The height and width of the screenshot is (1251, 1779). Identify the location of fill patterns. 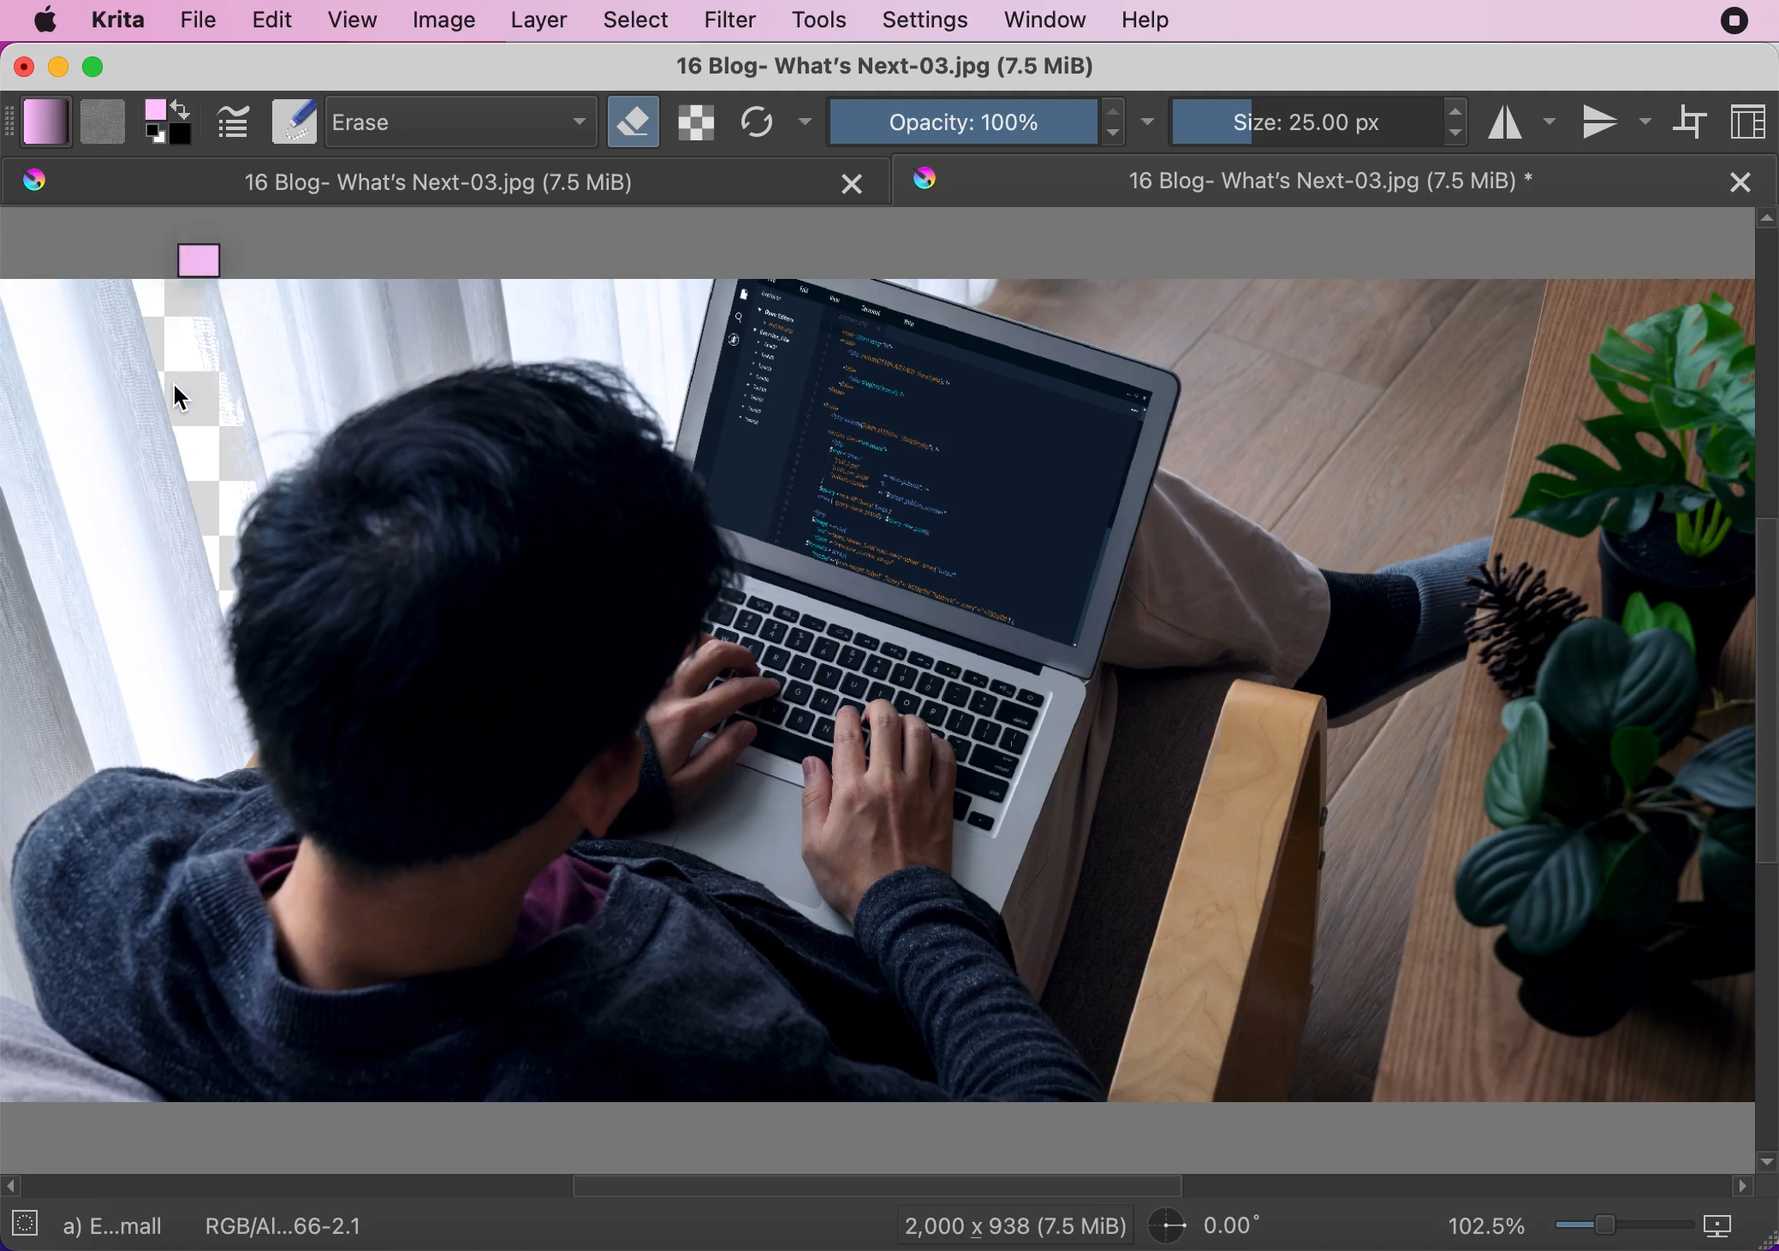
(101, 121).